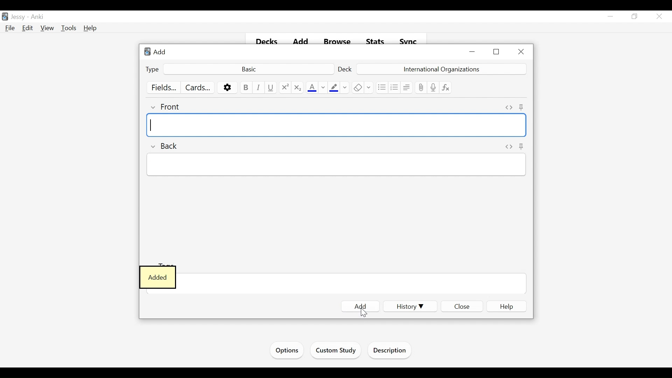 This screenshot has width=672, height=378. What do you see at coordinates (334, 87) in the screenshot?
I see `Text Highlighting color` at bounding box center [334, 87].